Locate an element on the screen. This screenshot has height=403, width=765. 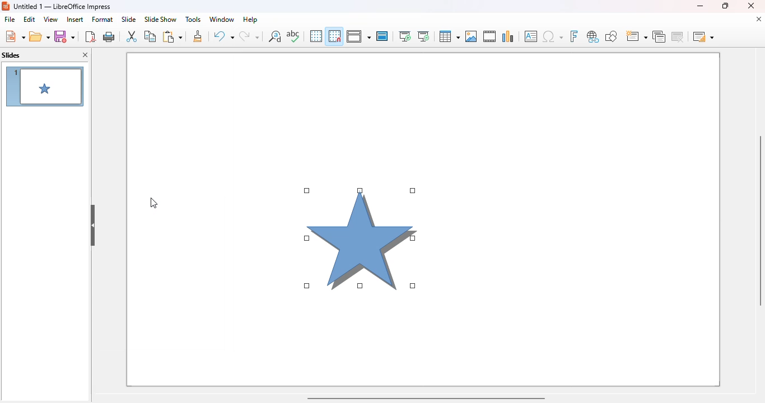
shadow effect added to inserted shape is located at coordinates (360, 237).